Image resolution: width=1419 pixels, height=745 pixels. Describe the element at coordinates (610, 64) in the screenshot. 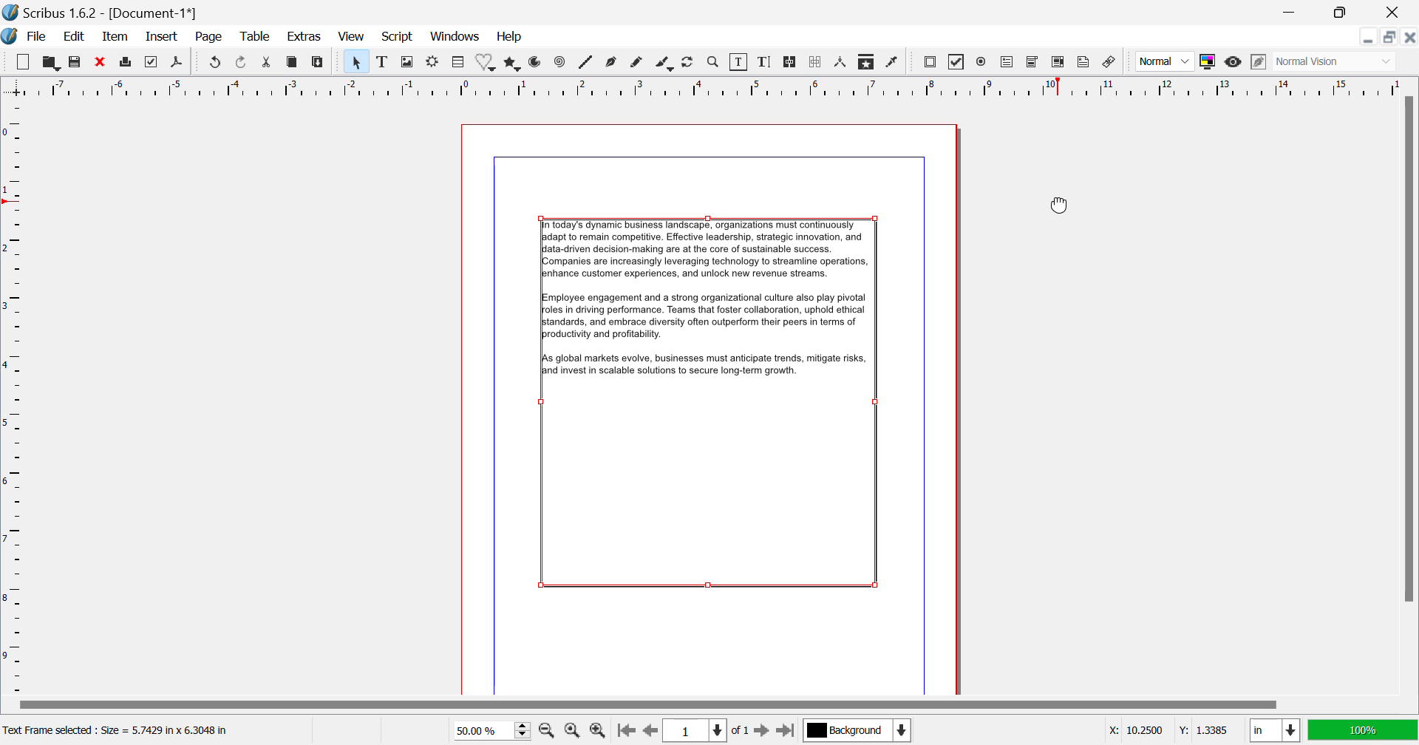

I see `Bezier Curve` at that location.